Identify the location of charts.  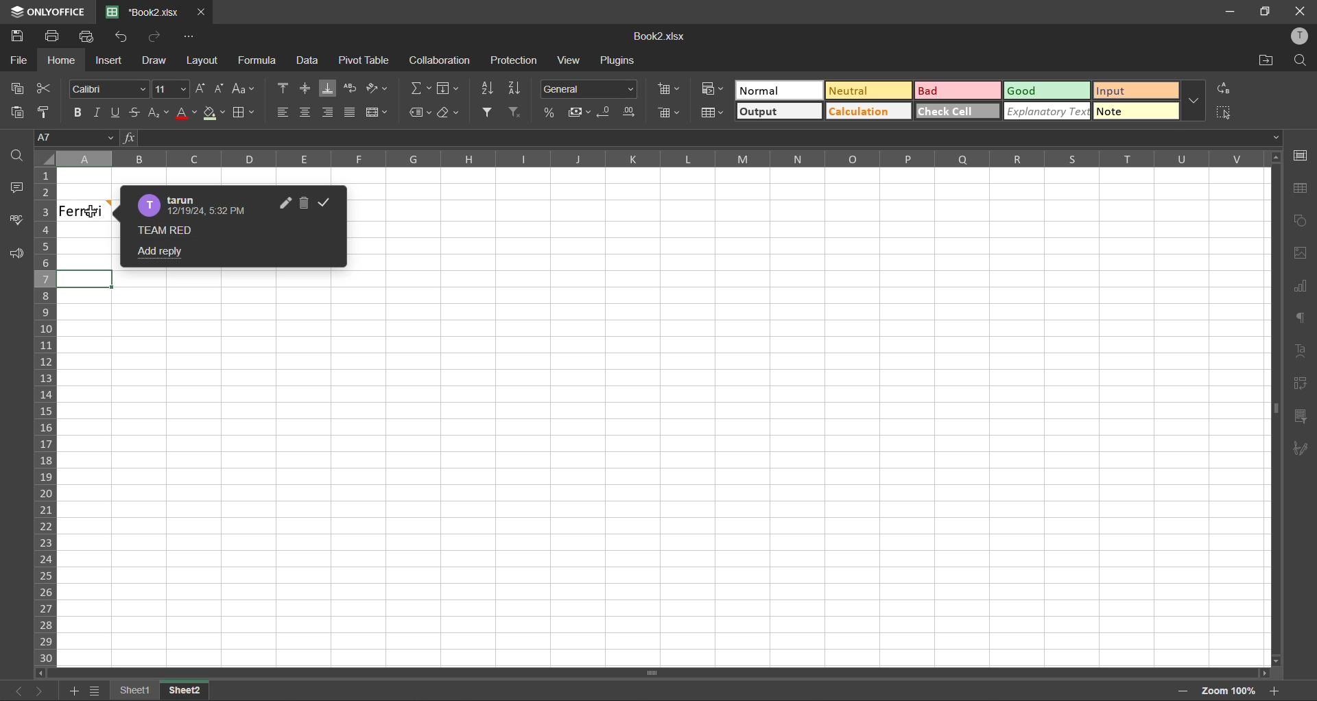
(1301, 288).